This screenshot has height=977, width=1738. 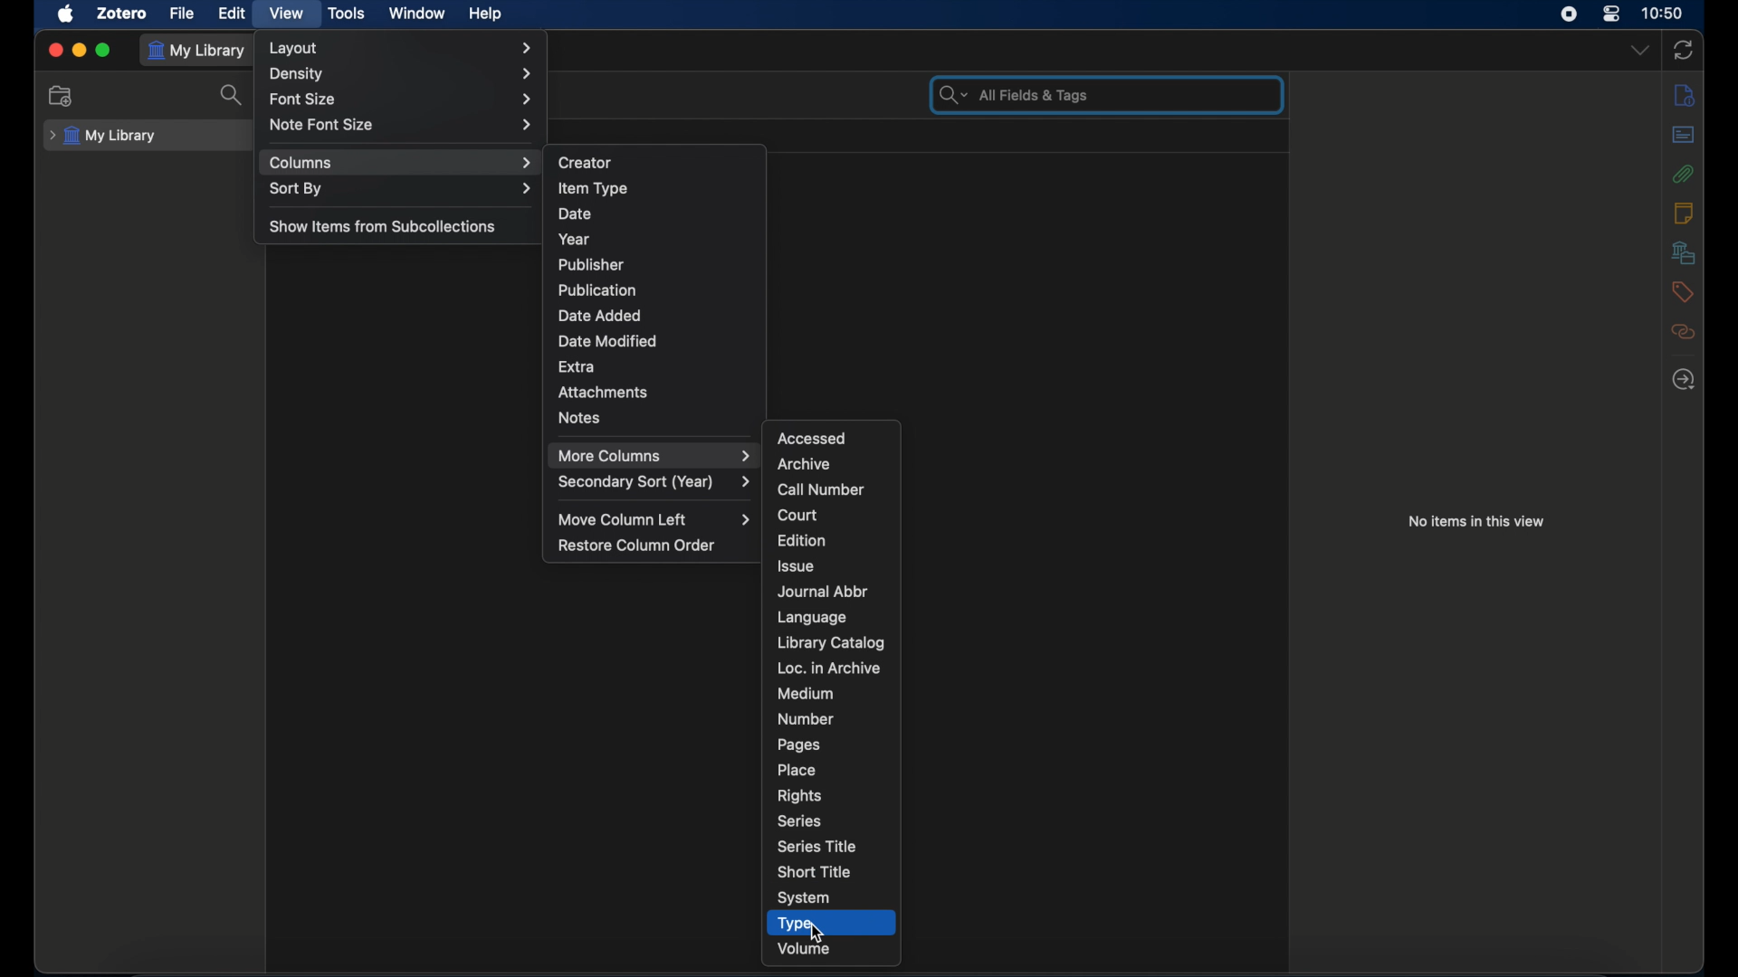 What do you see at coordinates (593, 188) in the screenshot?
I see `item type` at bounding box center [593, 188].